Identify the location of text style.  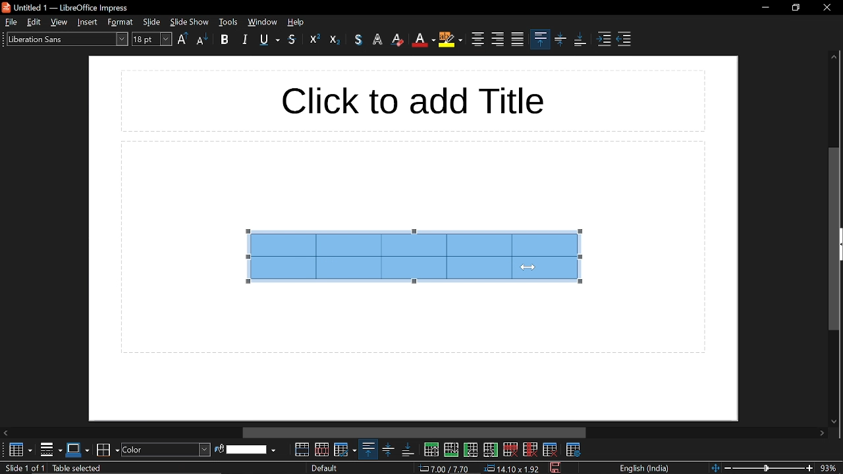
(67, 38).